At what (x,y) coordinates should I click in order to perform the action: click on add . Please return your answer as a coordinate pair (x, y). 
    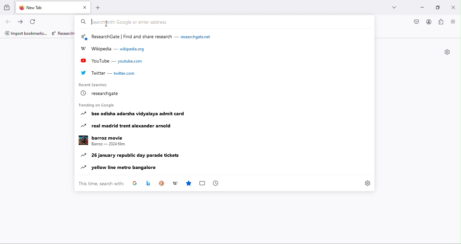
    Looking at the image, I should click on (98, 7).